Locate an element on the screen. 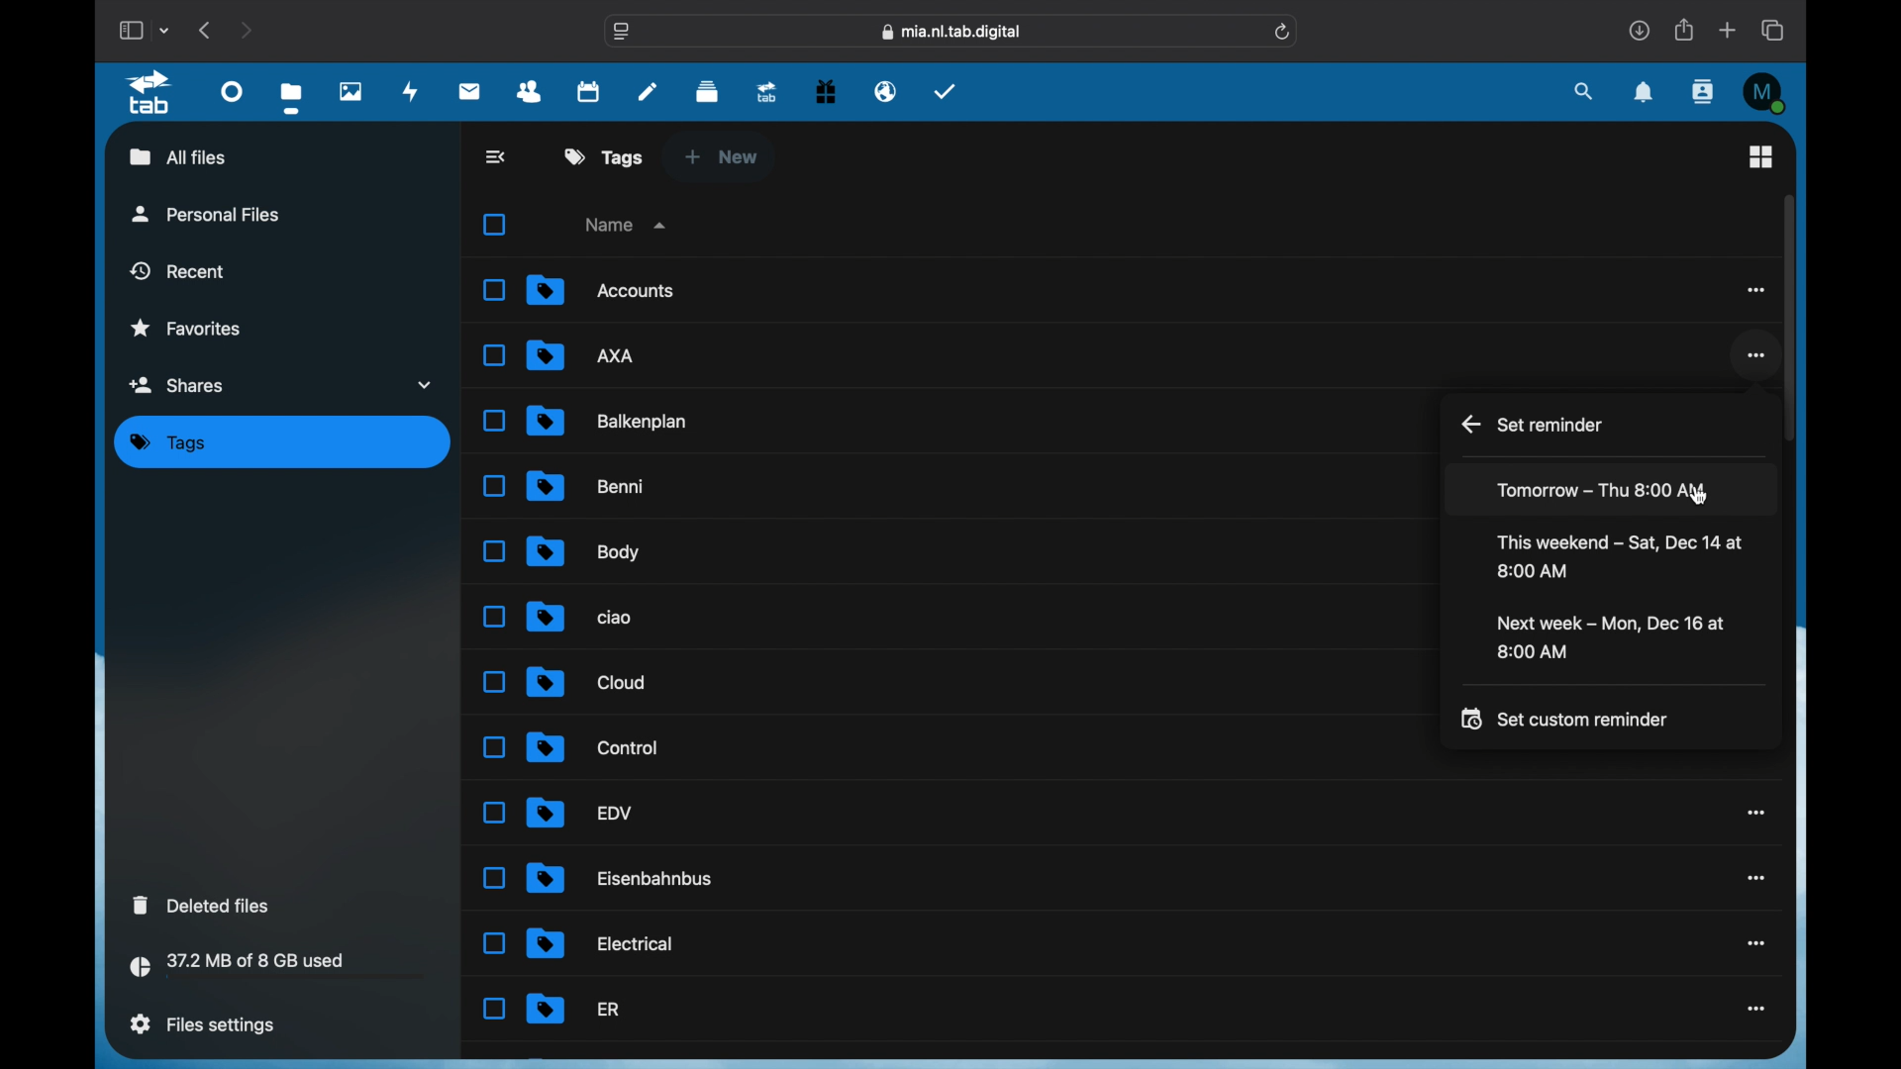 This screenshot has height=1069, width=1901. show sidebar is located at coordinates (130, 30).